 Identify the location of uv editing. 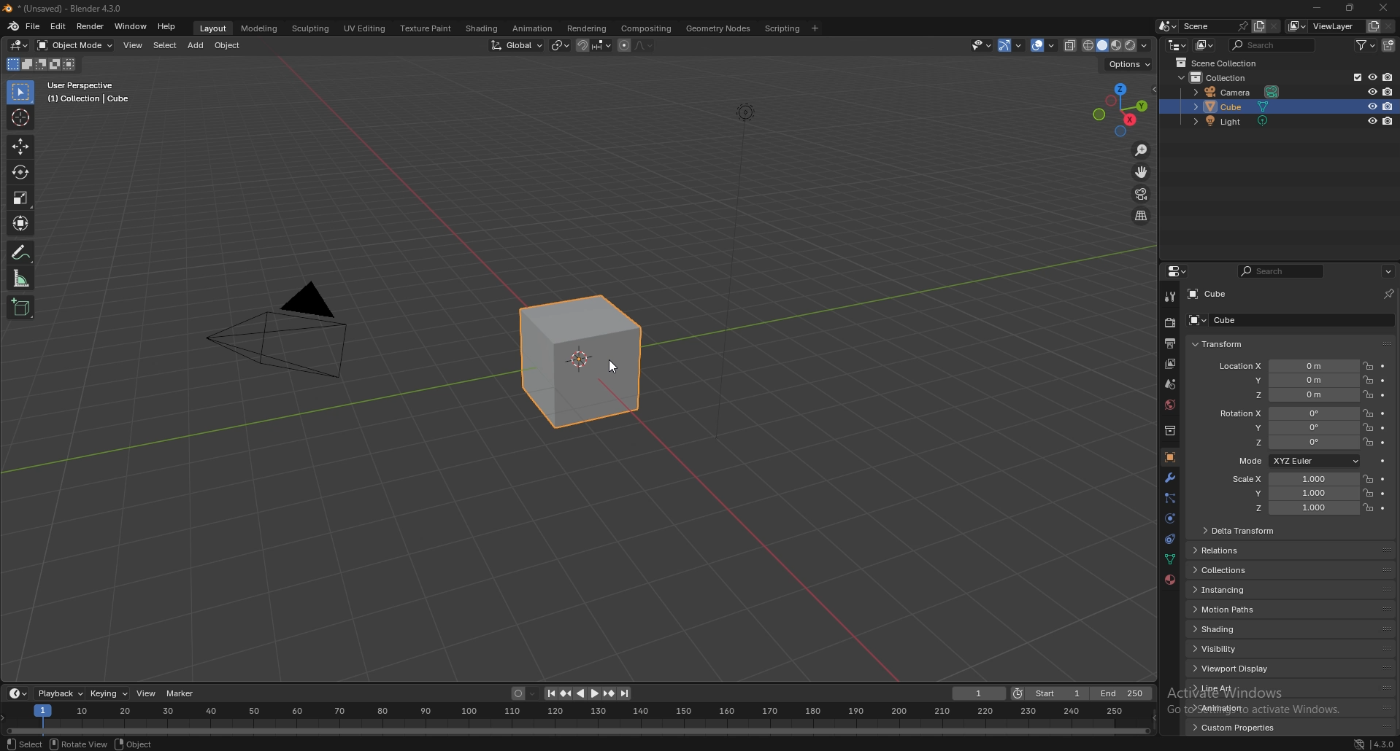
(365, 28).